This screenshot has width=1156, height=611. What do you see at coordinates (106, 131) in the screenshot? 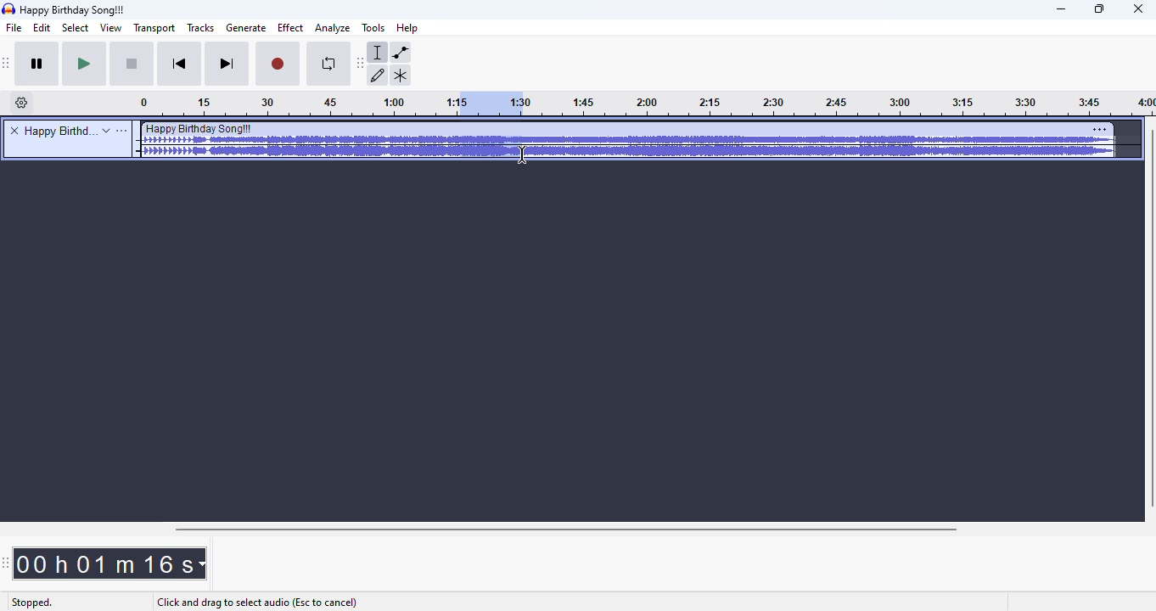
I see `expand` at bounding box center [106, 131].